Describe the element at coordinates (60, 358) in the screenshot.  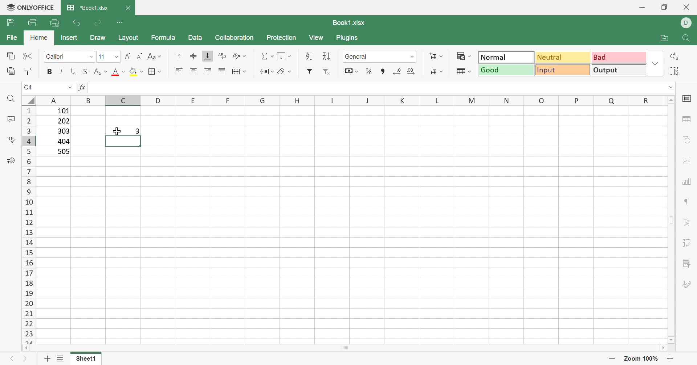
I see `List of sheets` at that location.